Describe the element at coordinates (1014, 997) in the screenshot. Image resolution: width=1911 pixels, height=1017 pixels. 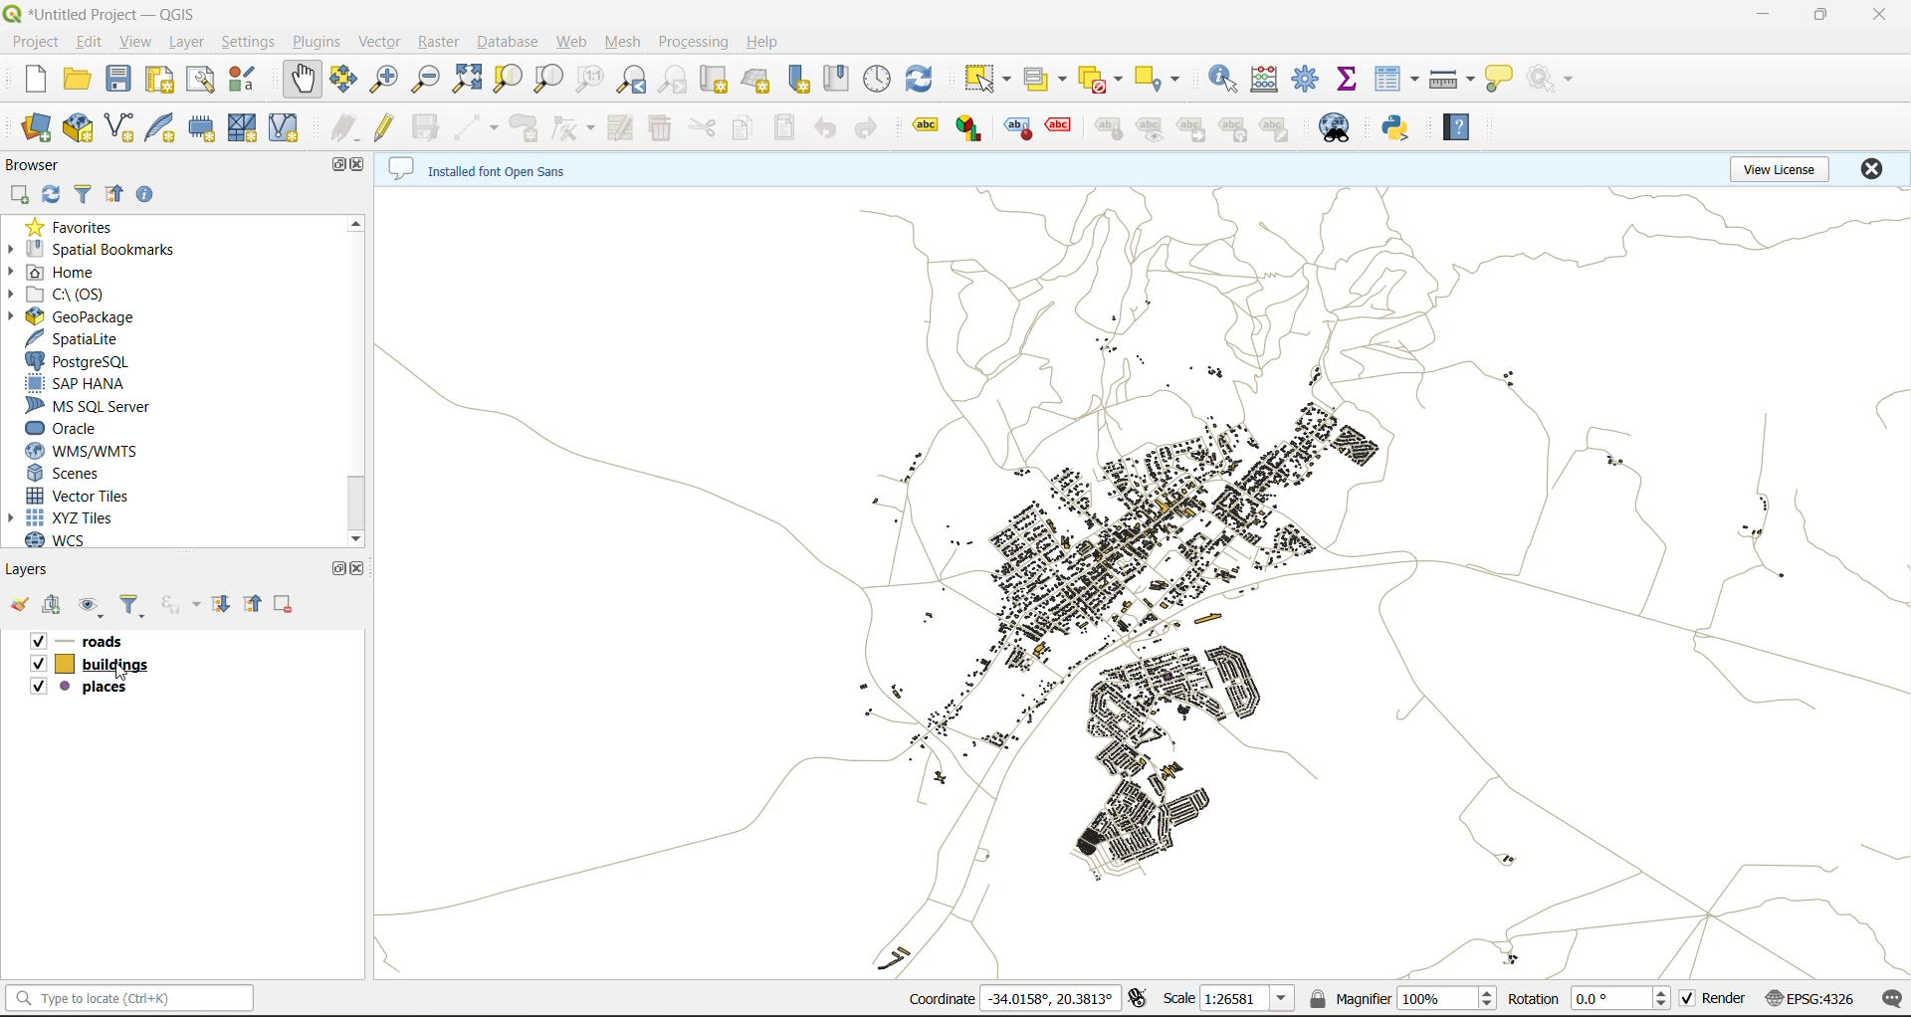
I see `coordinates` at that location.